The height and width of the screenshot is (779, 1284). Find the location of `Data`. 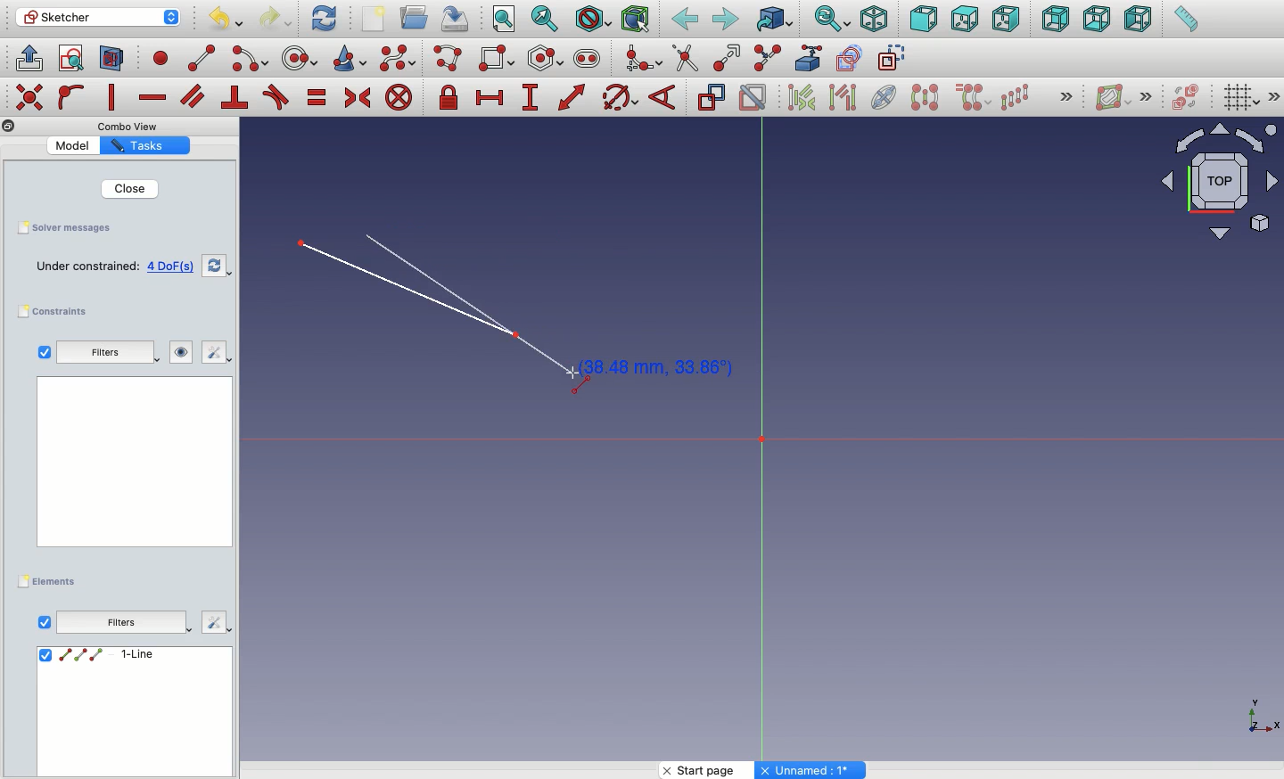

Data is located at coordinates (133, 710).